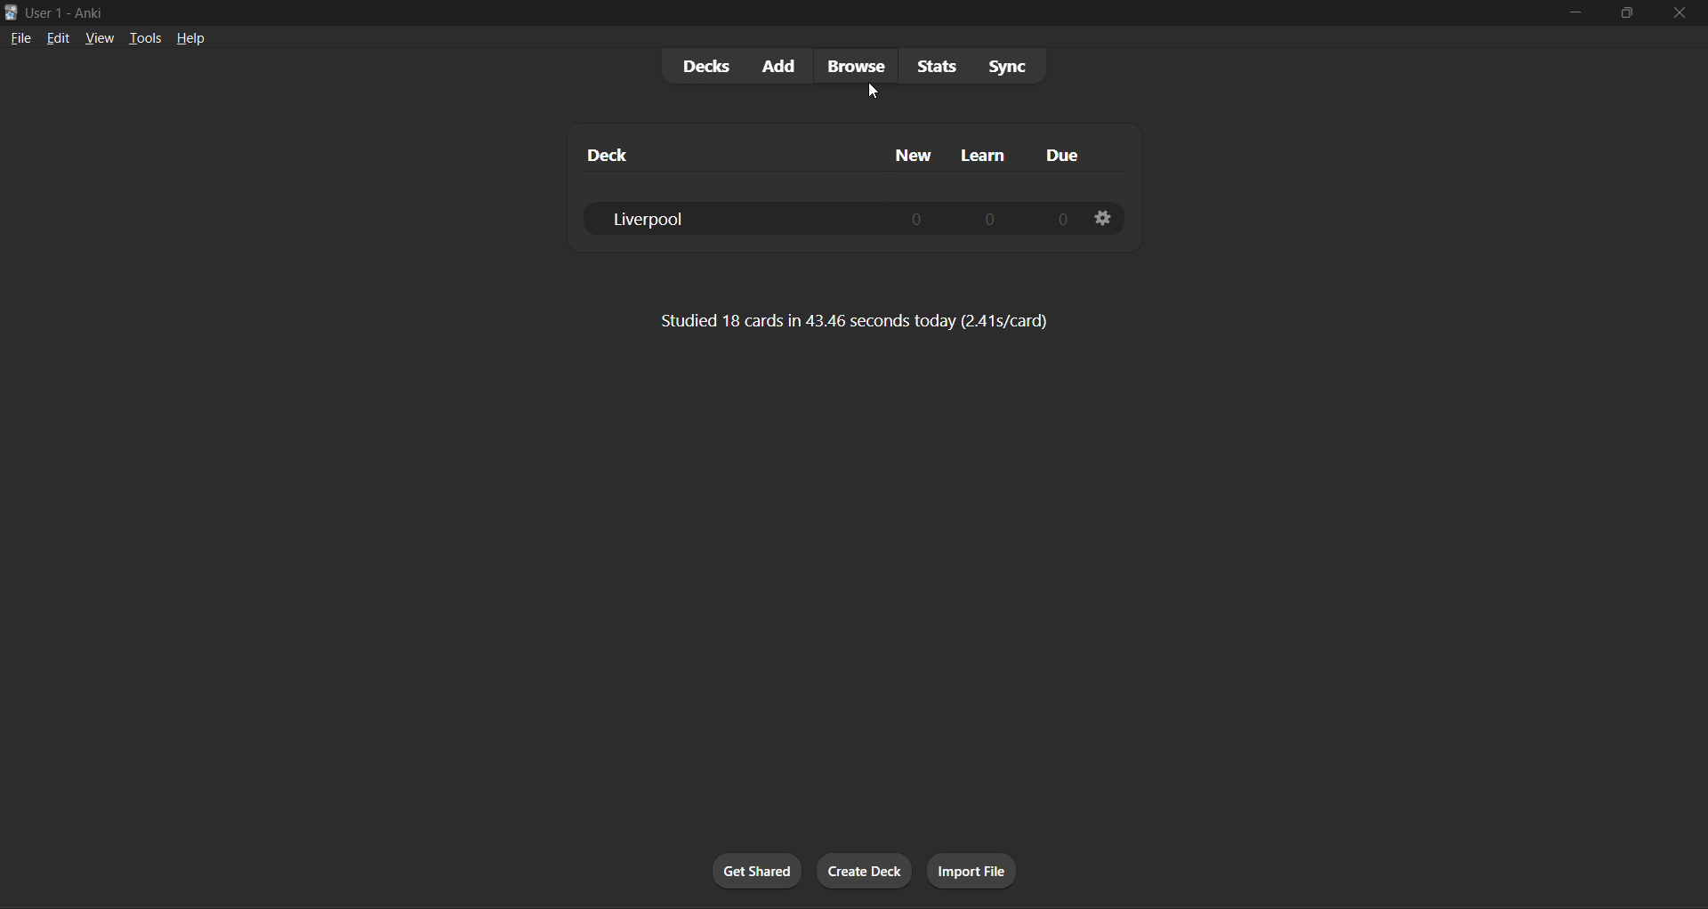 Image resolution: width=1708 pixels, height=909 pixels. Describe the element at coordinates (79, 12) in the screenshot. I see `title bar` at that location.